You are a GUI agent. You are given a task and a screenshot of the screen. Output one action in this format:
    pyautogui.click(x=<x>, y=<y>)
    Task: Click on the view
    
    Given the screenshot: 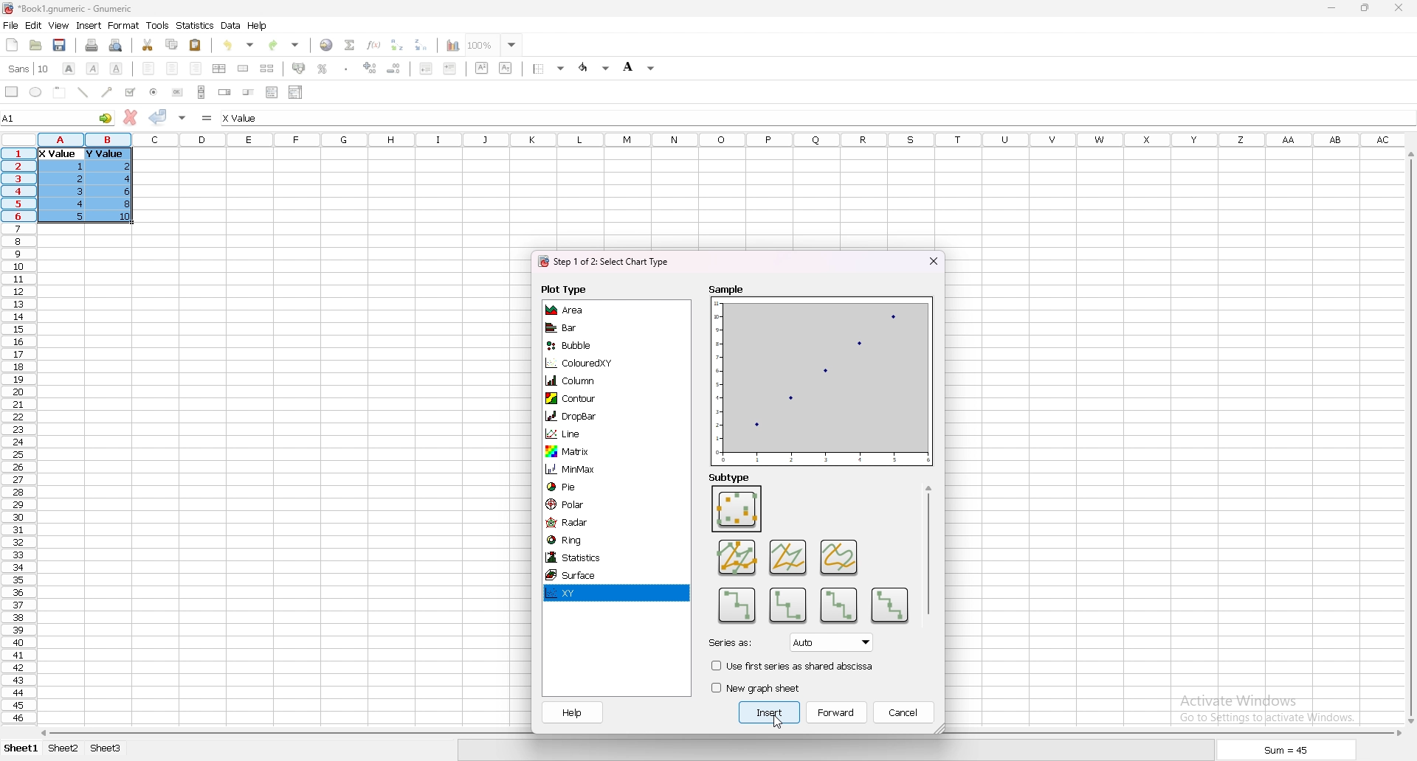 What is the action you would take?
    pyautogui.click(x=58, y=26)
    